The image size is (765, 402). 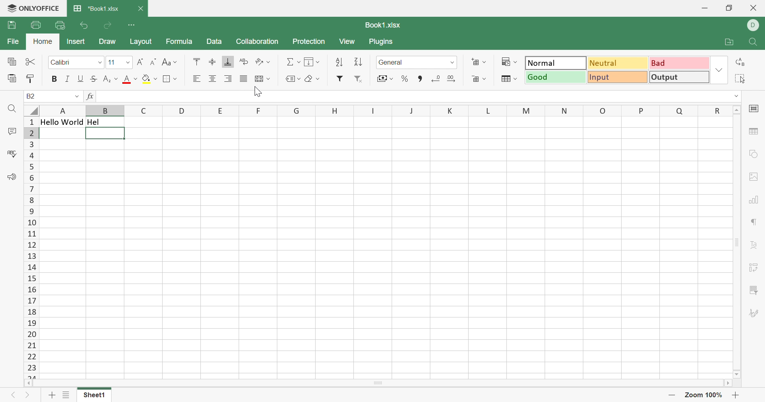 What do you see at coordinates (256, 41) in the screenshot?
I see `Collaboration` at bounding box center [256, 41].